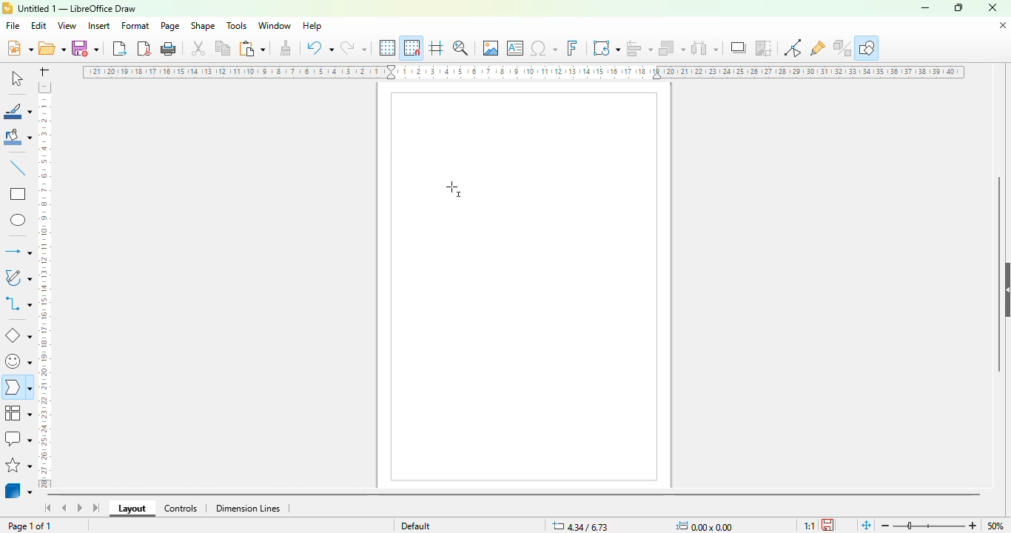 Image resolution: width=1011 pixels, height=533 pixels. I want to click on print, so click(169, 49).